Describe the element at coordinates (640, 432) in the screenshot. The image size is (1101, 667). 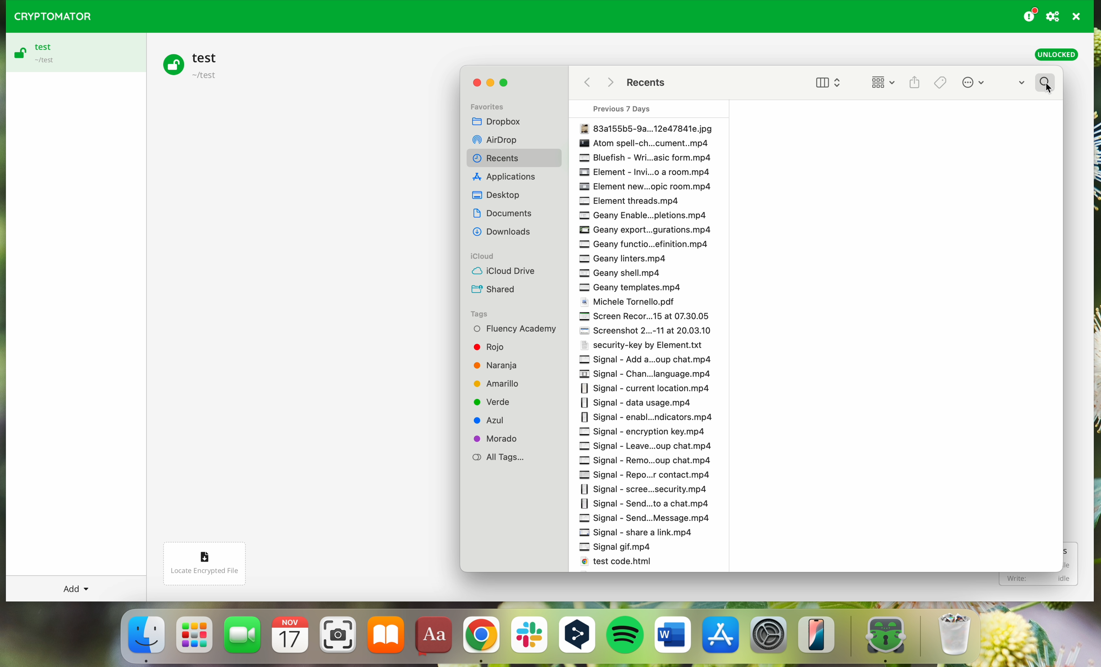
I see `signal encryption key` at that location.